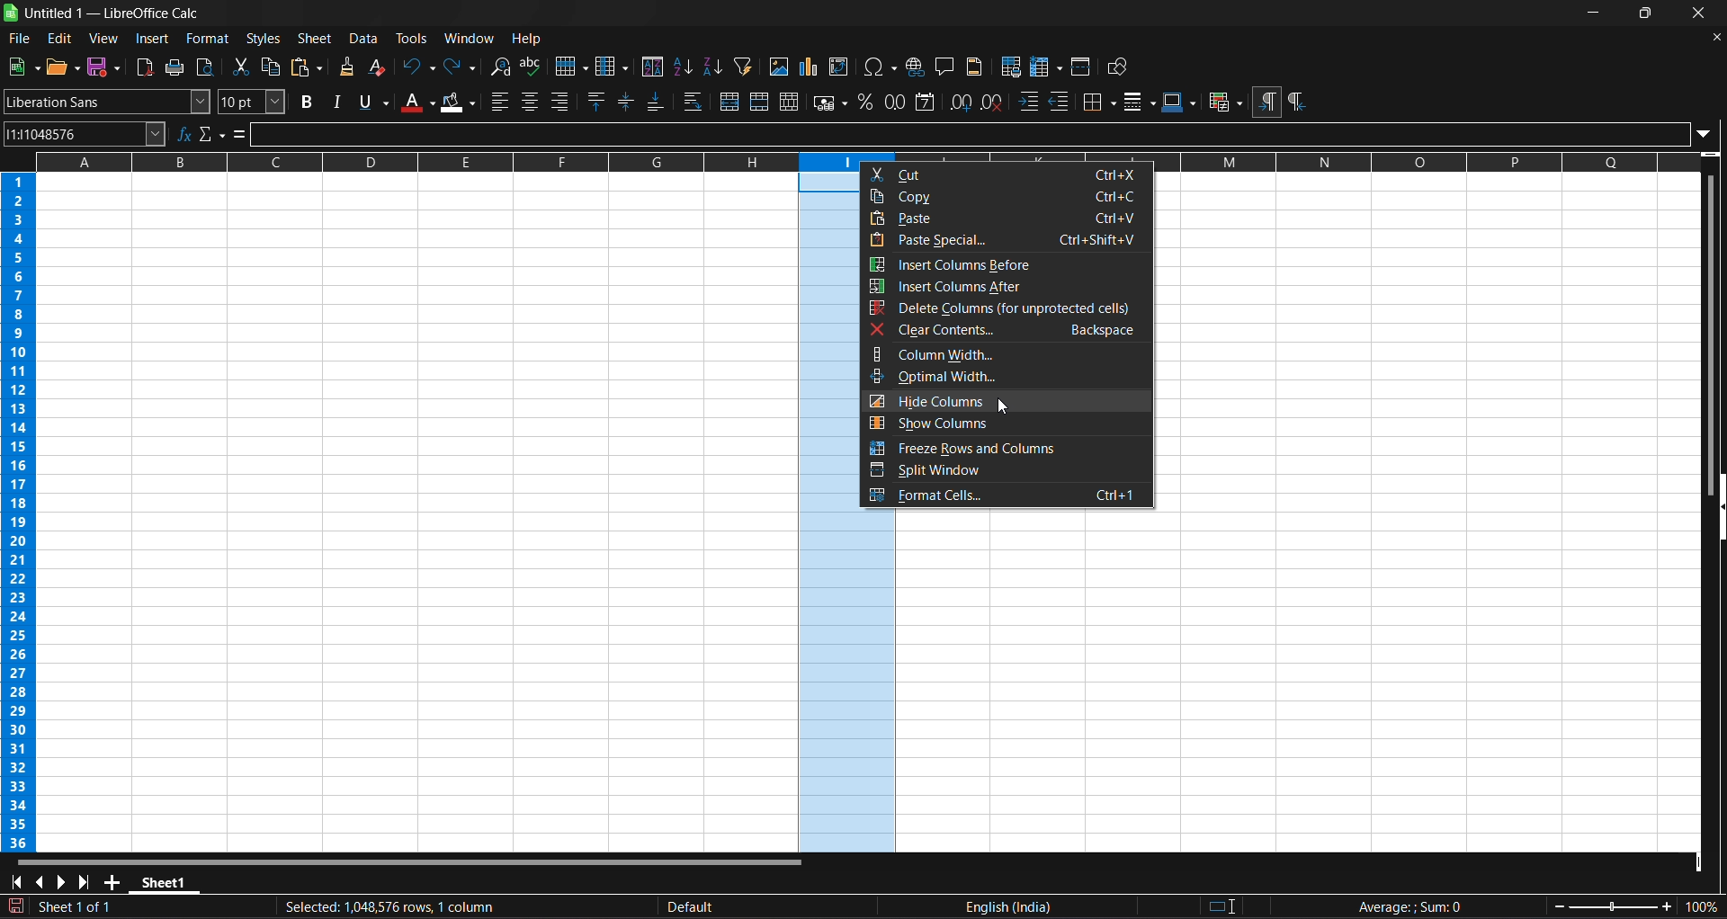  I want to click on row, so click(572, 67).